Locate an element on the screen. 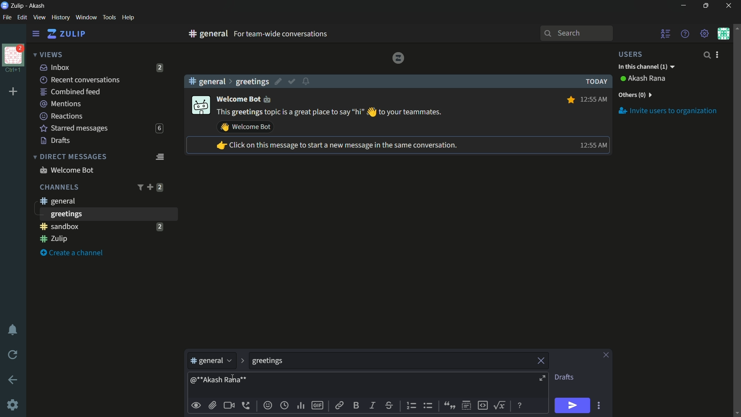  12: 55 AM is located at coordinates (592, 145).